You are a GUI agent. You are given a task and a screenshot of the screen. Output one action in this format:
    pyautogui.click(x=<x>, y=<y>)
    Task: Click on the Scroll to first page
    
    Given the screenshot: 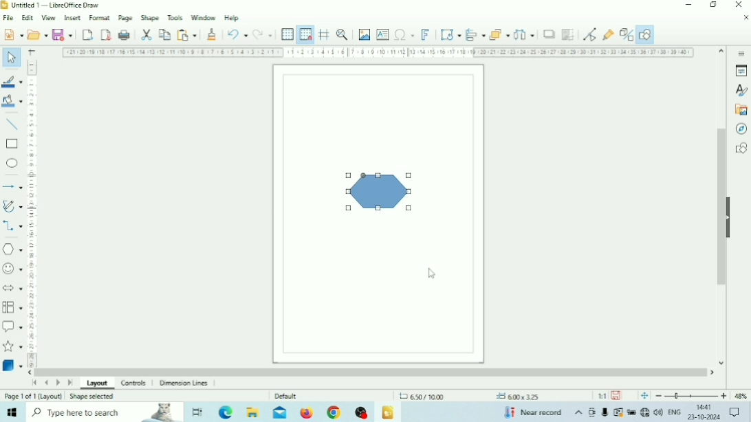 What is the action you would take?
    pyautogui.click(x=34, y=382)
    